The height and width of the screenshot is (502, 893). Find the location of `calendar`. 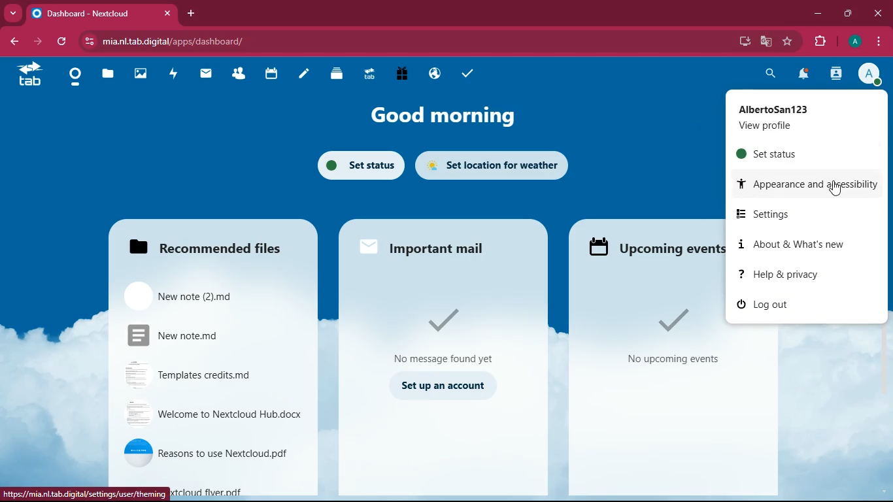

calendar is located at coordinates (272, 75).